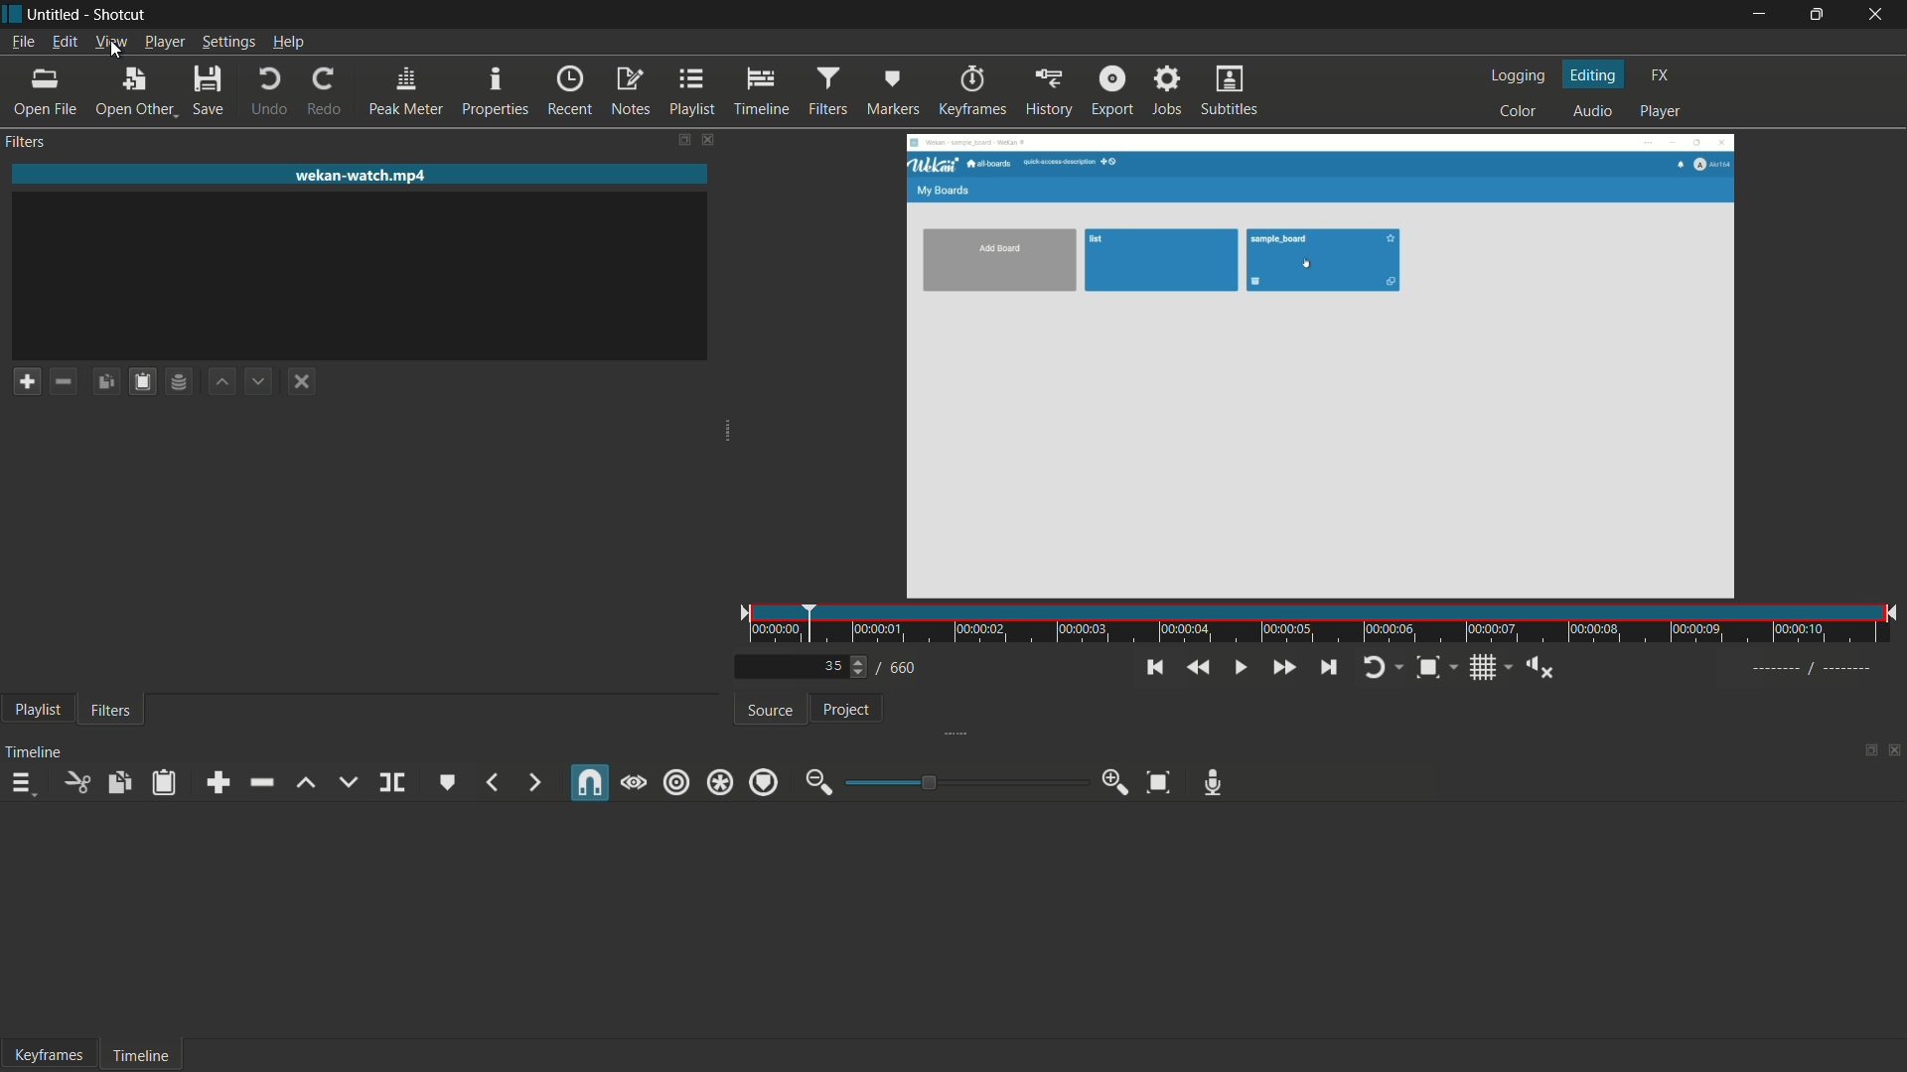 The height and width of the screenshot is (1072, 1907). Describe the element at coordinates (679, 139) in the screenshot. I see `change layout` at that location.